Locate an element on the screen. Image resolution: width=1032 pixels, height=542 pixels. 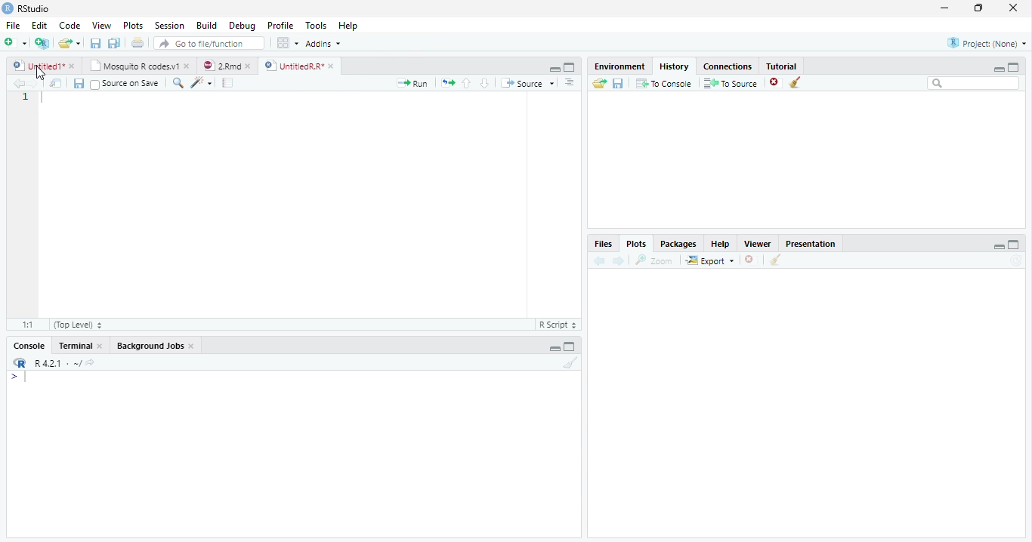
R is located at coordinates (20, 363).